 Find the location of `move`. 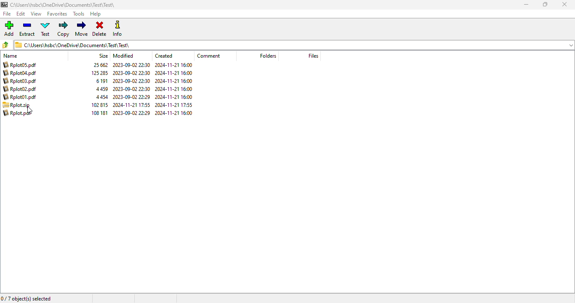

move is located at coordinates (82, 28).